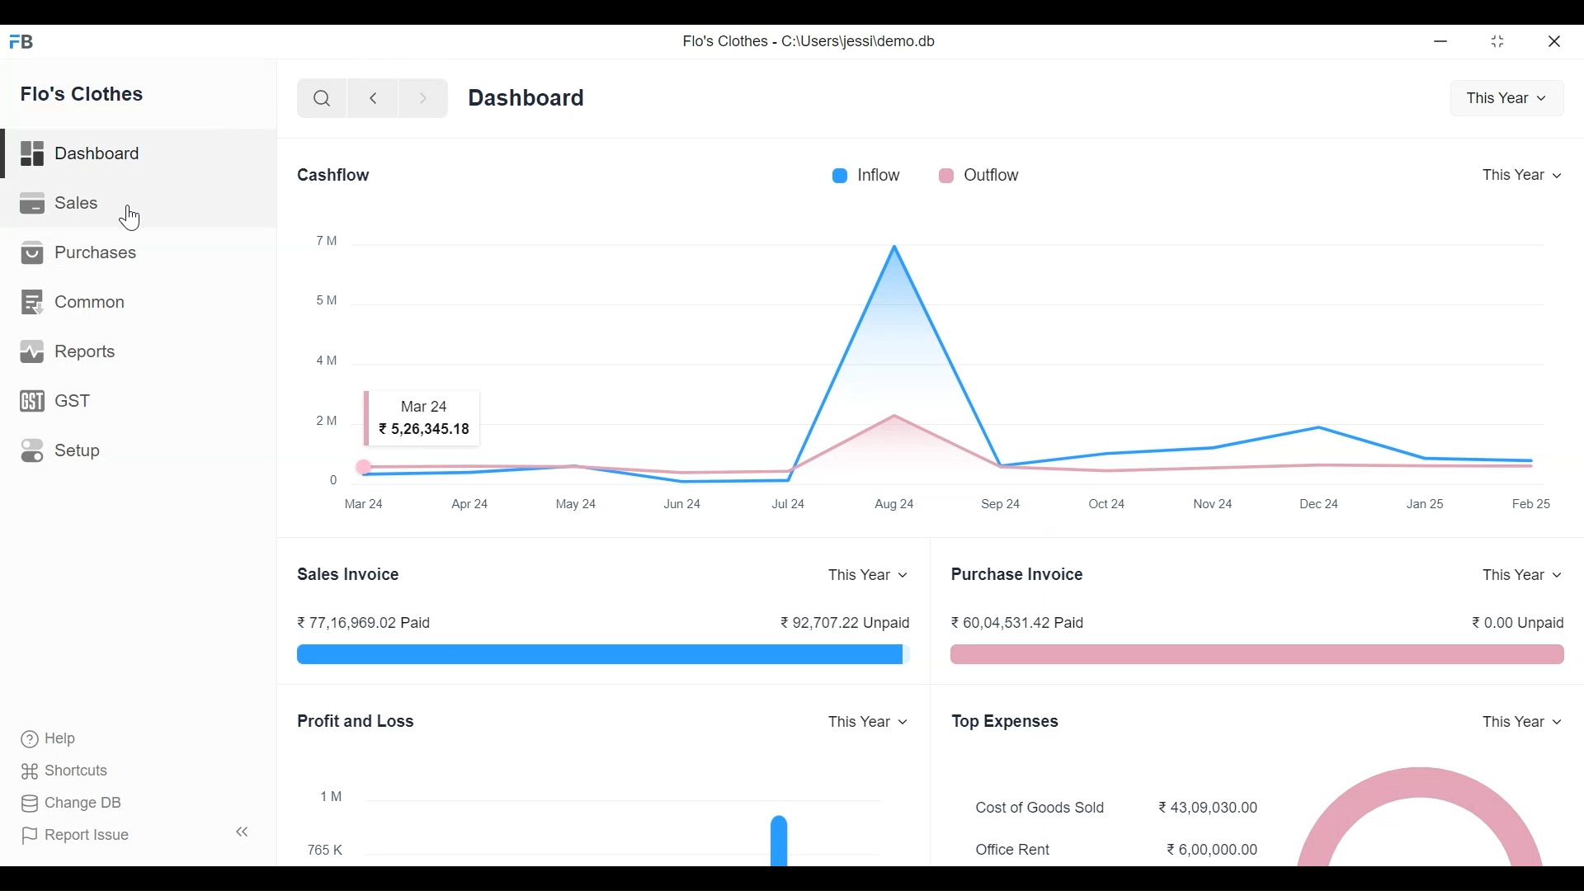 The height and width of the screenshot is (891, 1584). I want to click on Jul 24, so click(789, 502).